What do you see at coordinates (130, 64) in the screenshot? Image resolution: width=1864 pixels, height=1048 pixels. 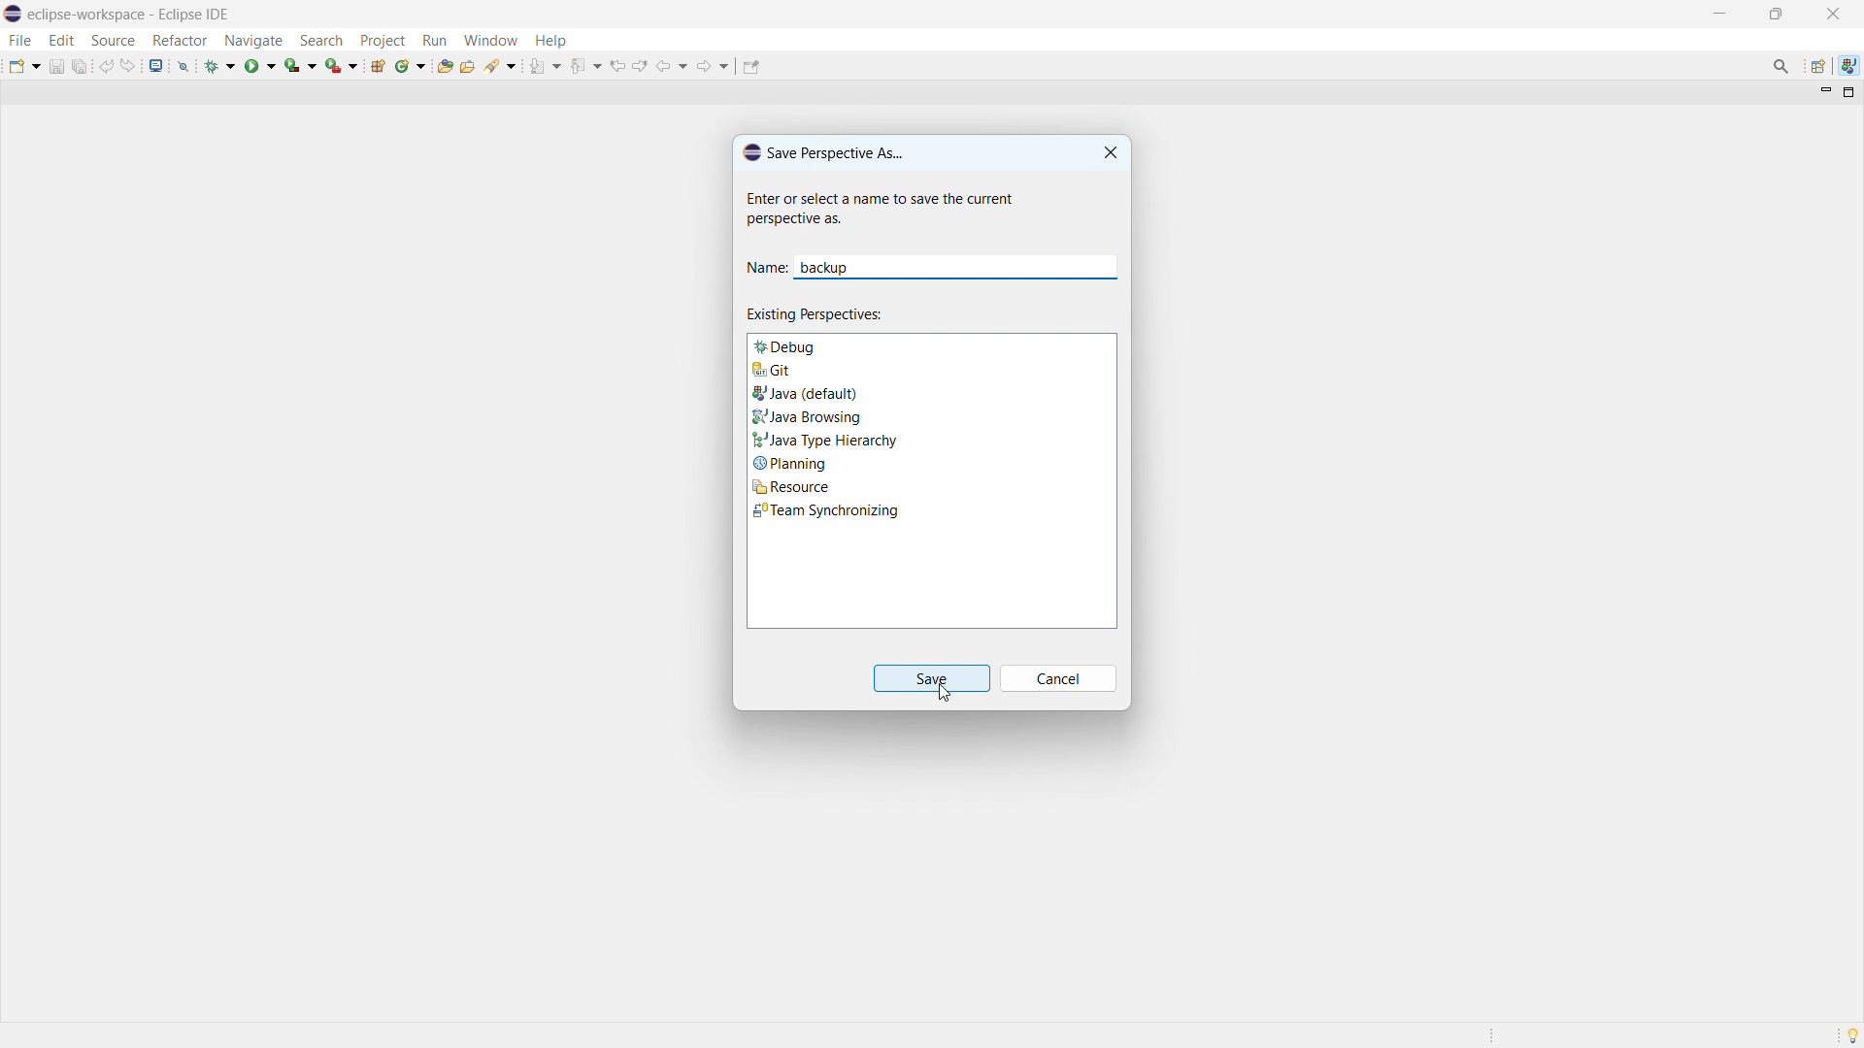 I see `redo` at bounding box center [130, 64].